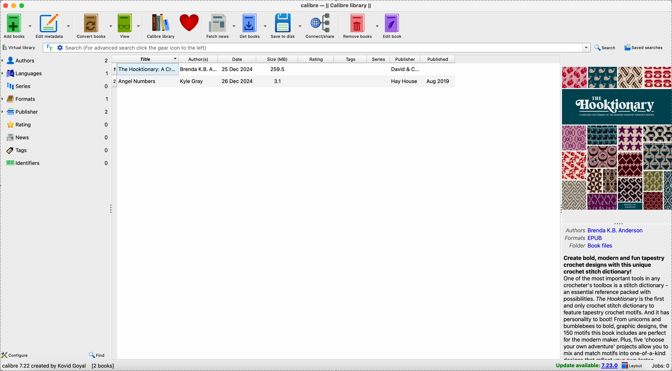 The height and width of the screenshot is (371, 672). I want to click on find, so click(97, 356).